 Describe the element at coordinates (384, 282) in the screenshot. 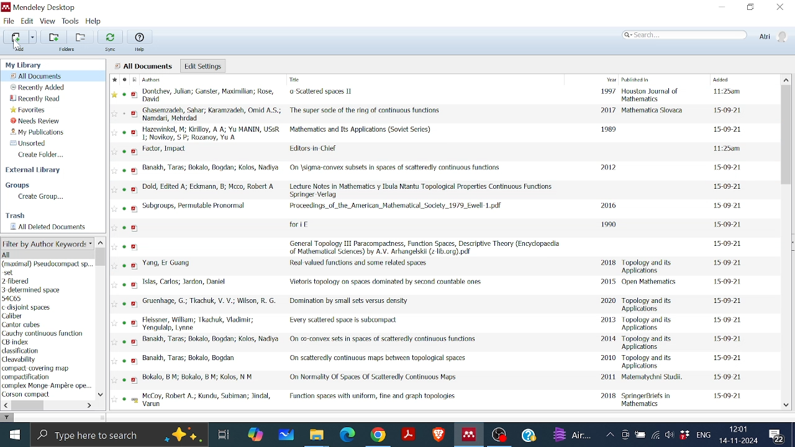

I see `Title` at that location.